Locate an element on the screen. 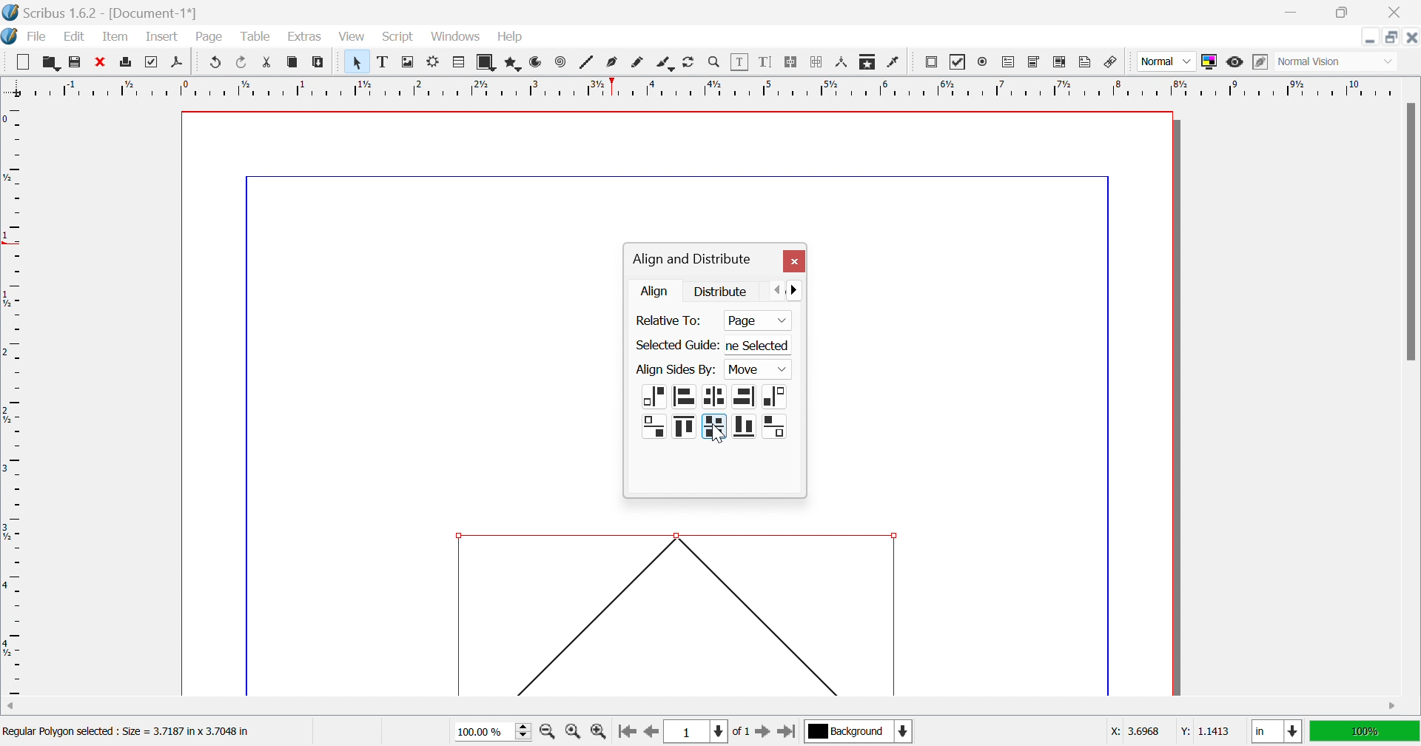 The width and height of the screenshot is (1421, 746). Text frame is located at coordinates (385, 61).